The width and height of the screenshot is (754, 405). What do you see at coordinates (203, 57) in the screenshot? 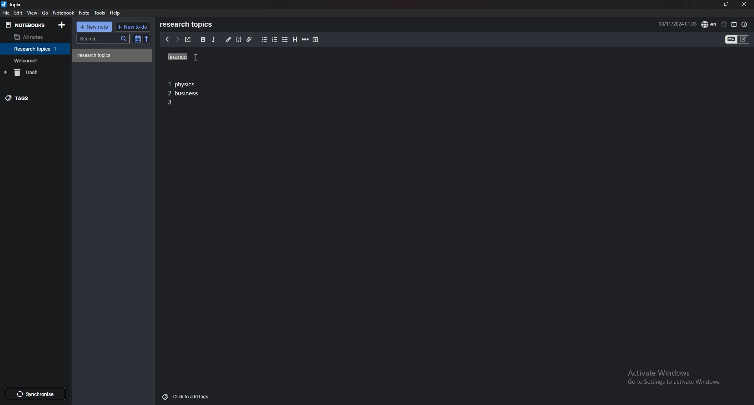
I see `cursor` at bounding box center [203, 57].